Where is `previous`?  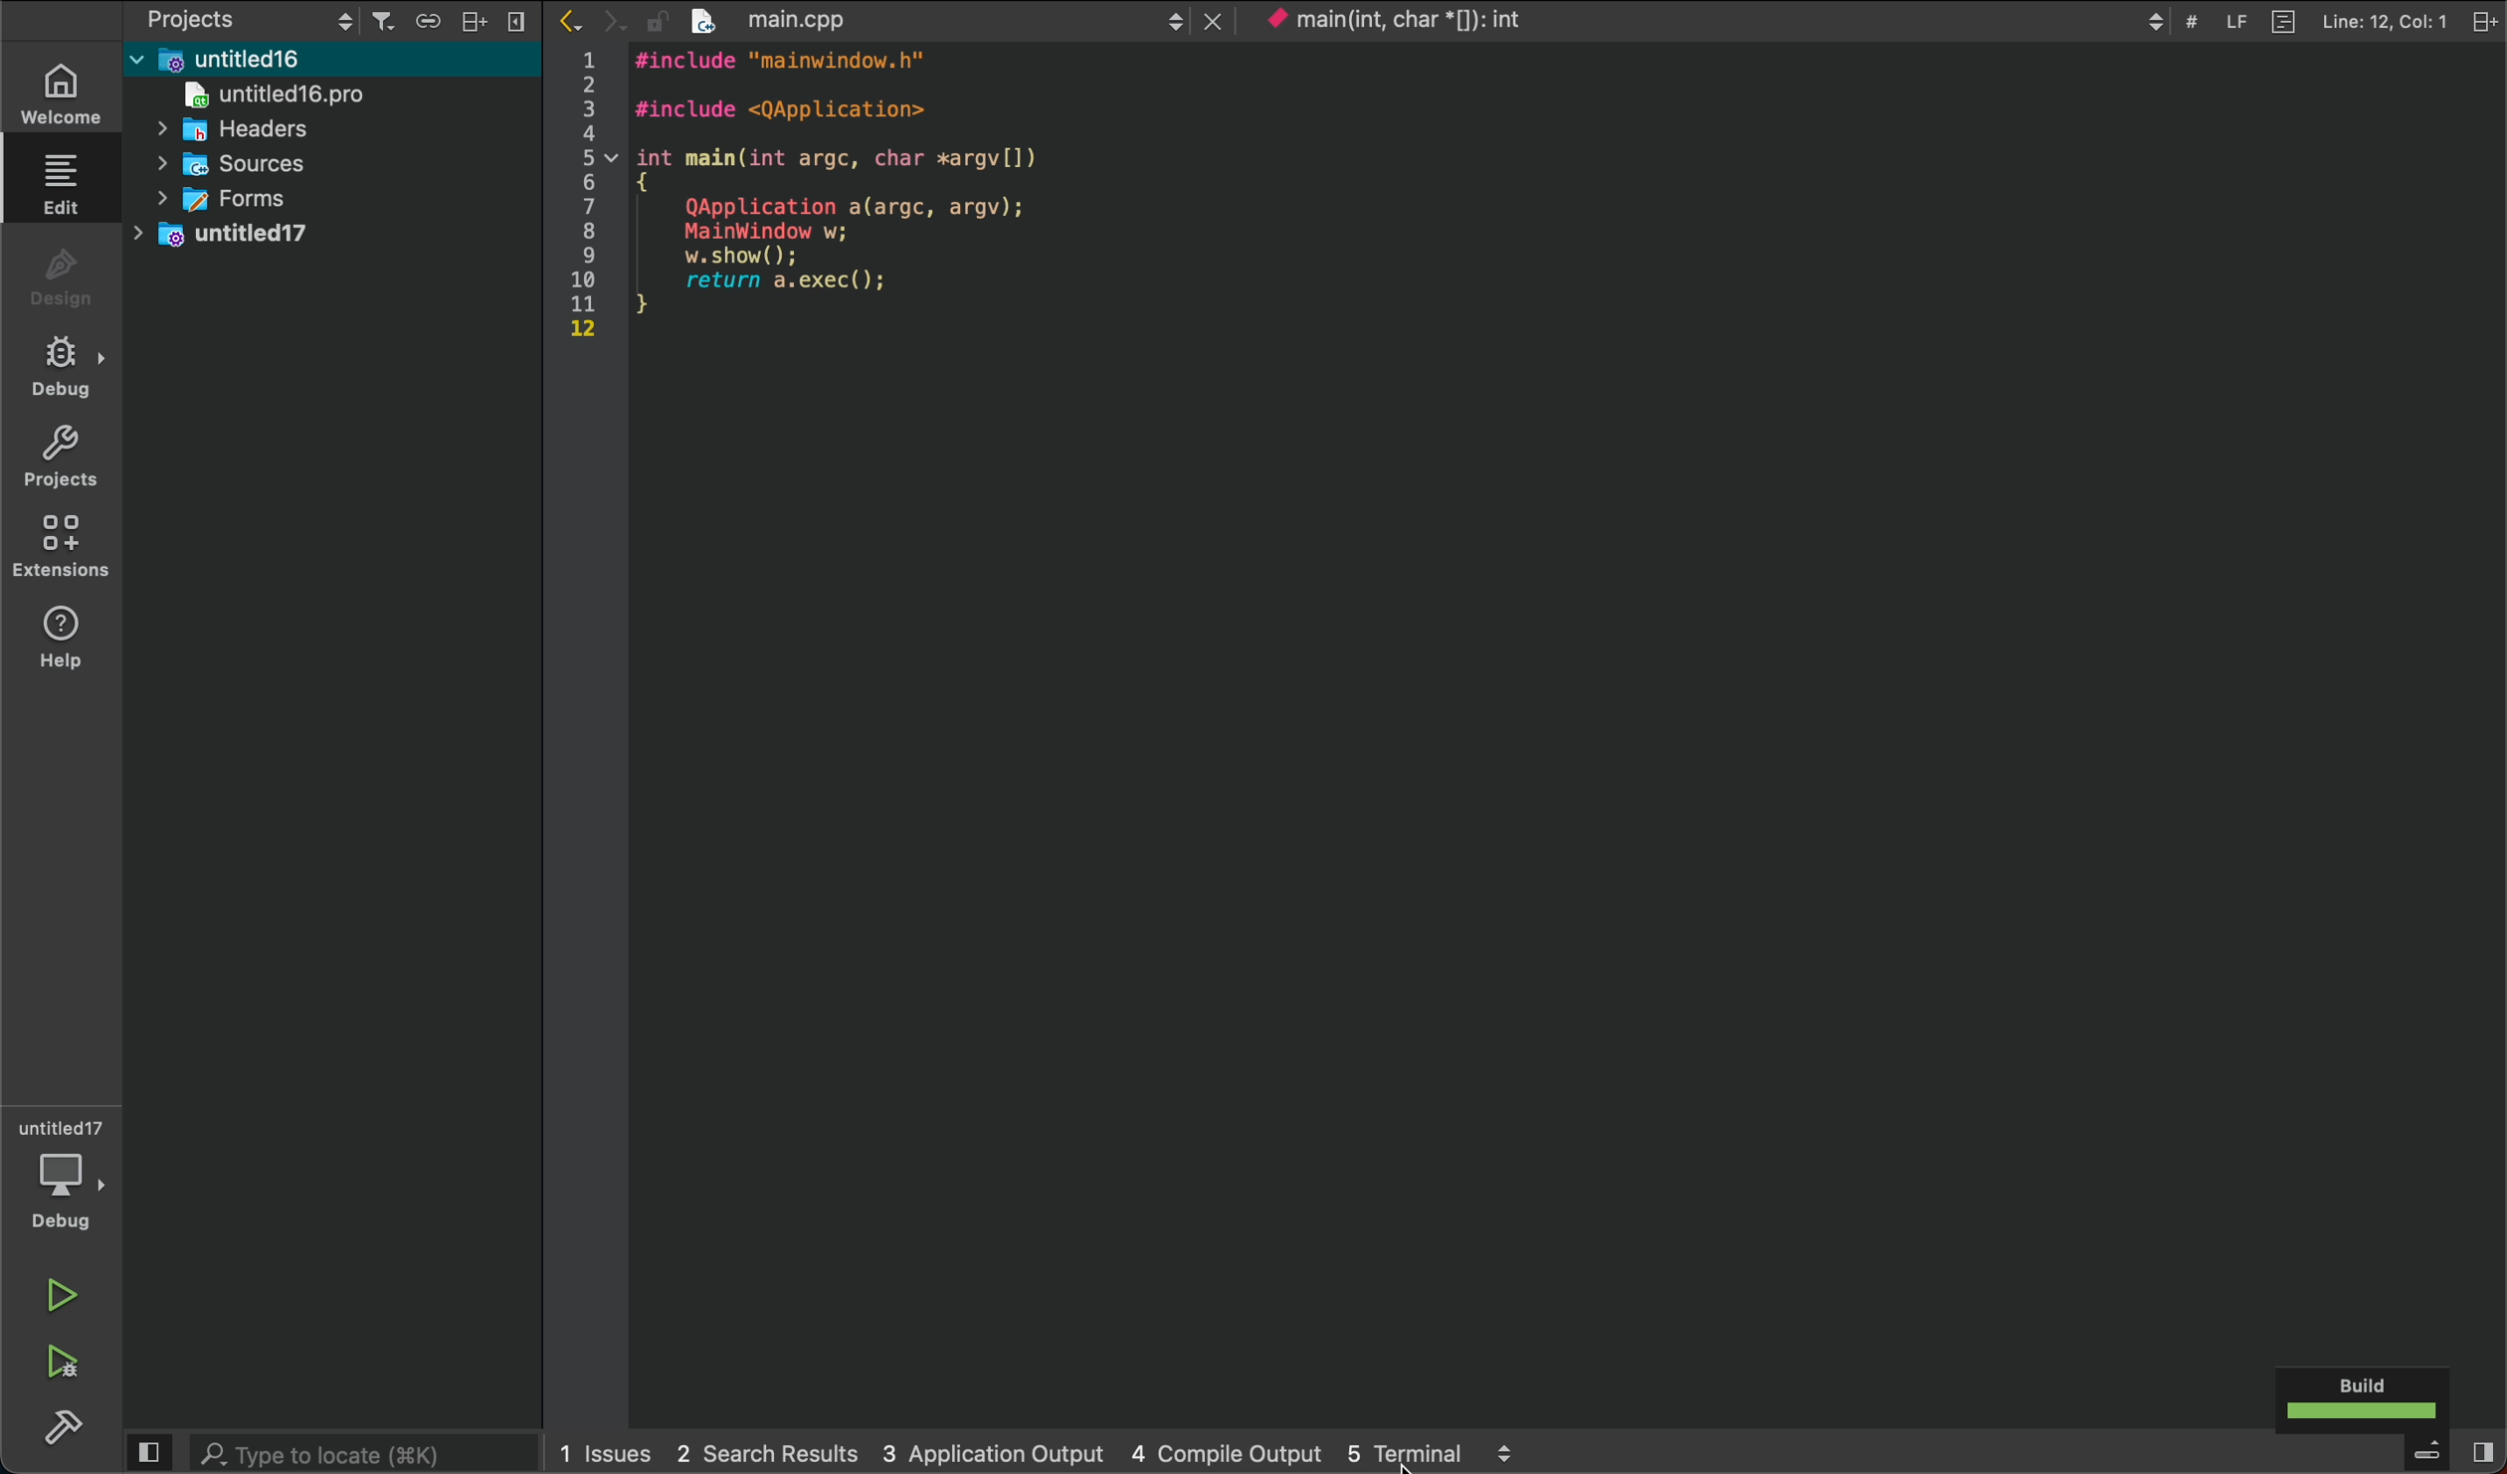
previous is located at coordinates (574, 22).